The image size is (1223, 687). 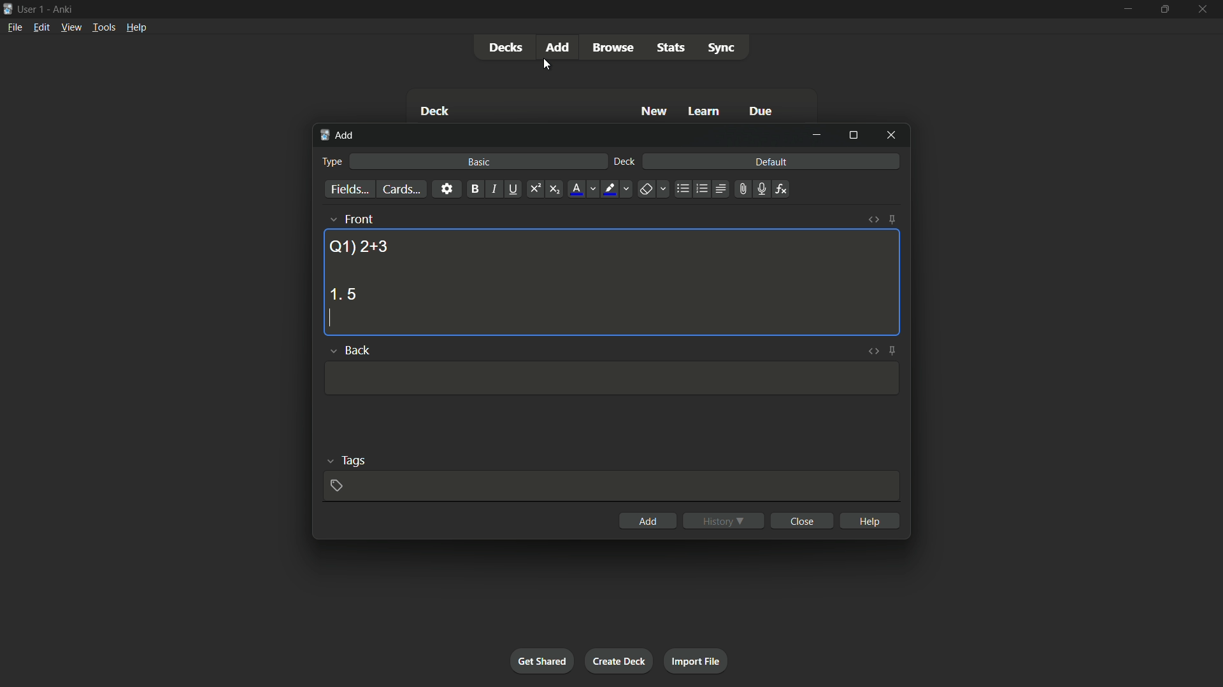 What do you see at coordinates (625, 162) in the screenshot?
I see `deck` at bounding box center [625, 162].